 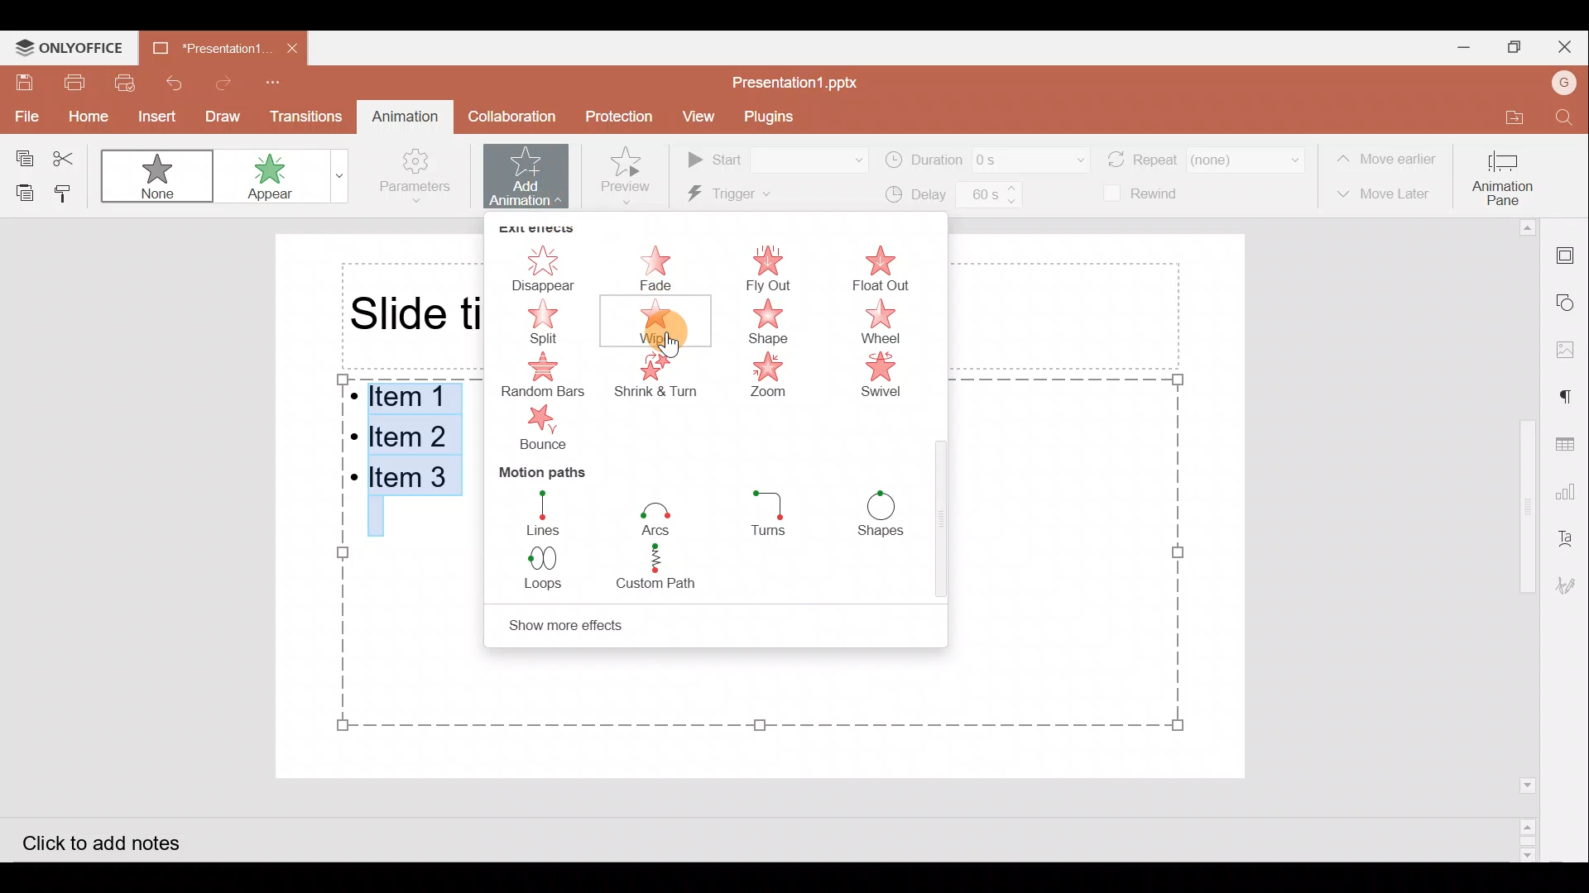 I want to click on Text Art settings, so click(x=1572, y=534).